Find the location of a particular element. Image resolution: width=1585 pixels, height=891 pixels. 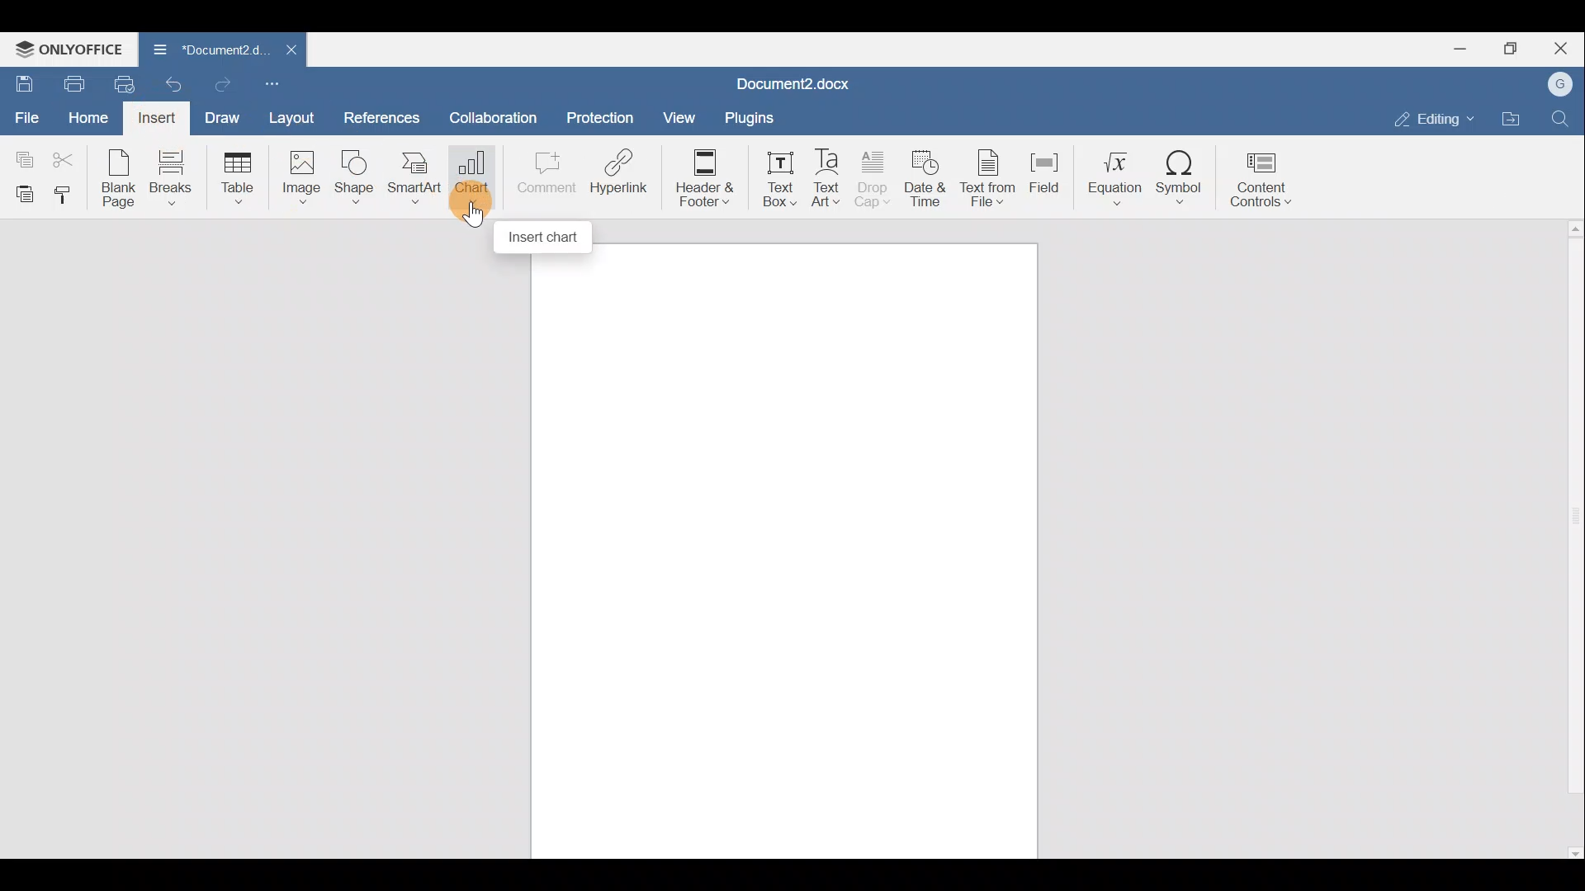

Find is located at coordinates (1564, 115).